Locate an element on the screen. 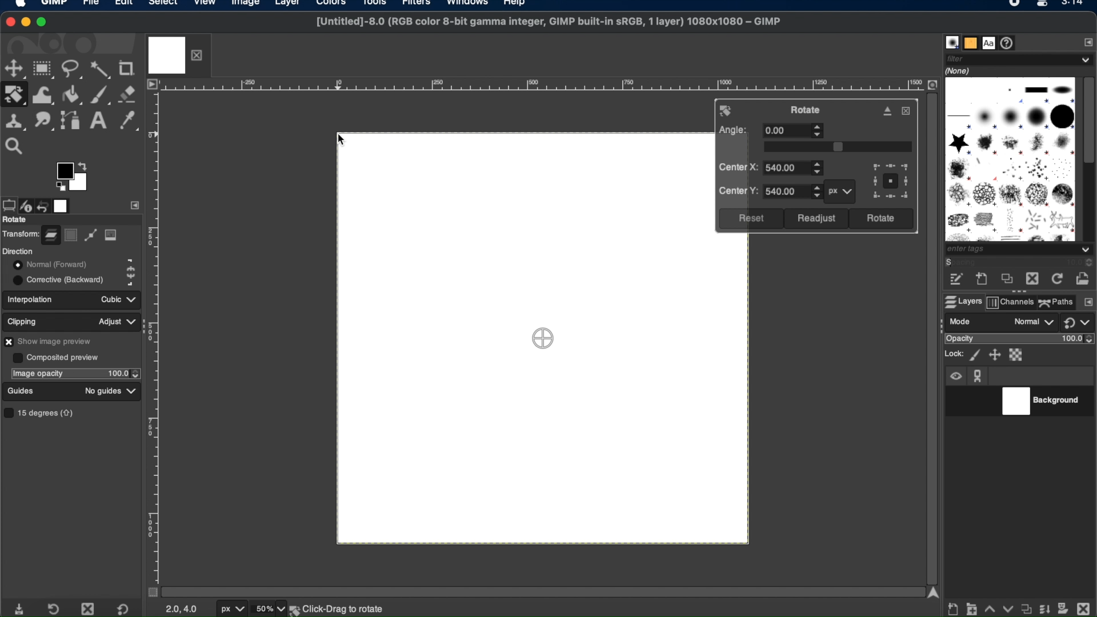  detach dialog from canvas is located at coordinates (888, 111).